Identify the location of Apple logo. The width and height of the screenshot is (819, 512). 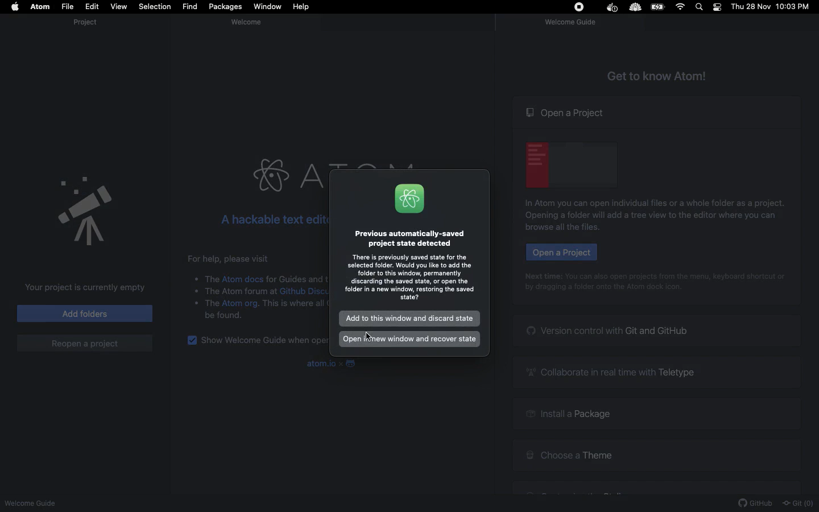
(15, 6).